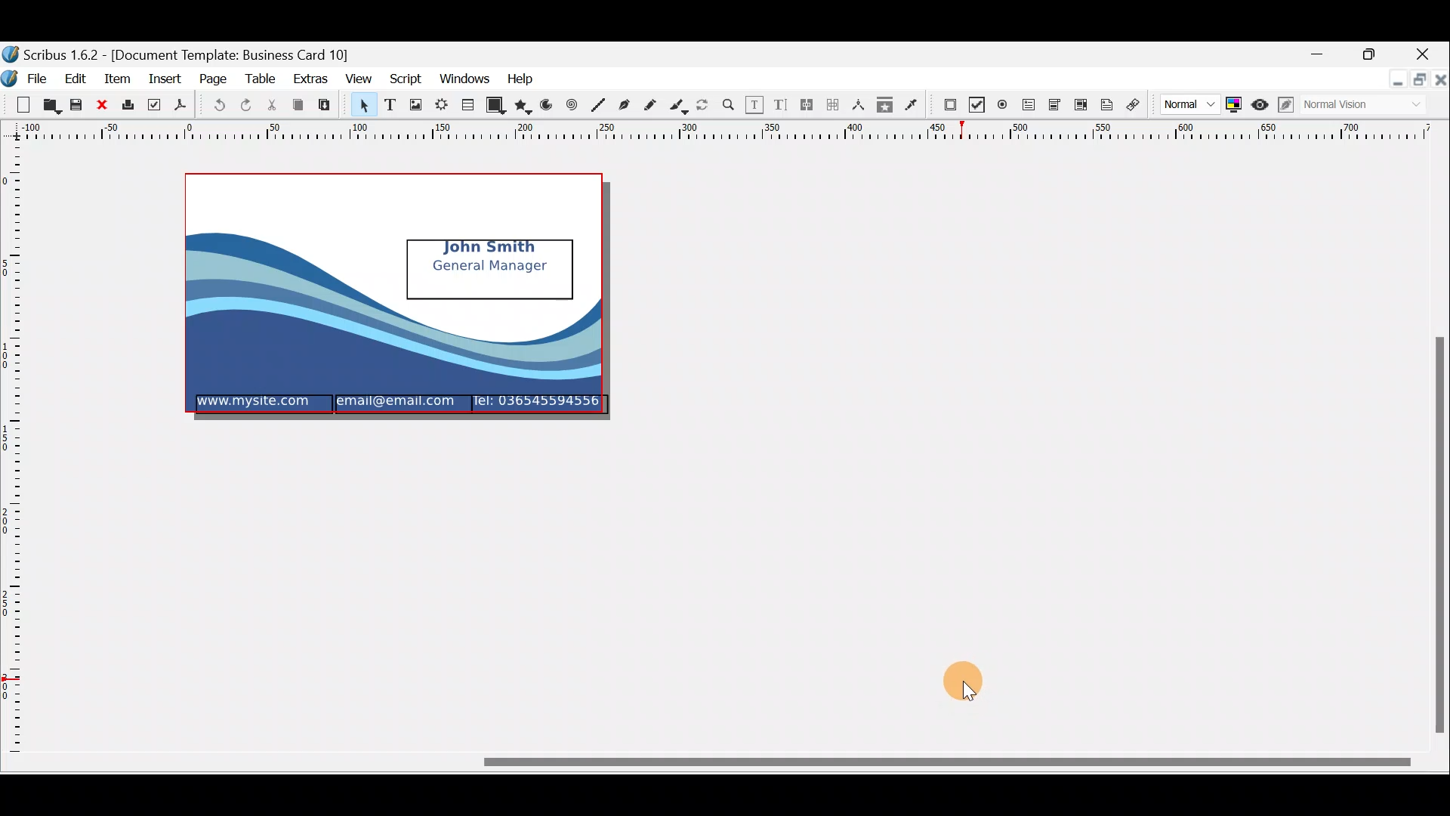 This screenshot has height=816, width=1450. I want to click on Help, so click(523, 79).